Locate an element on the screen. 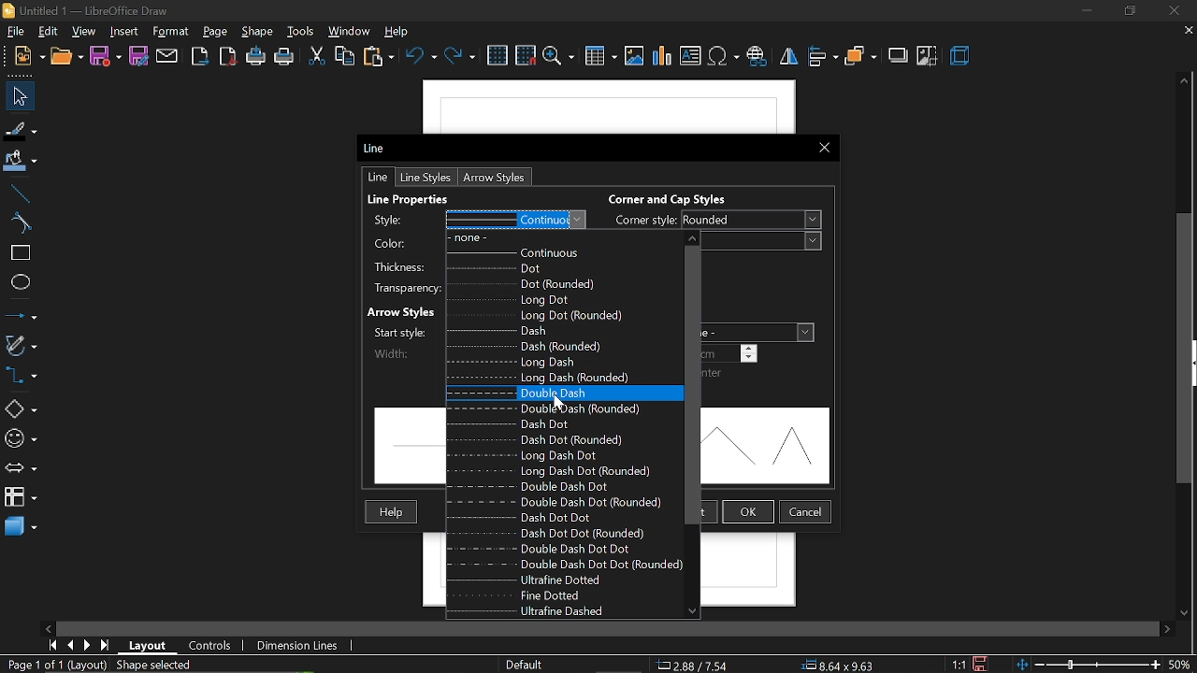  copy is located at coordinates (346, 56).